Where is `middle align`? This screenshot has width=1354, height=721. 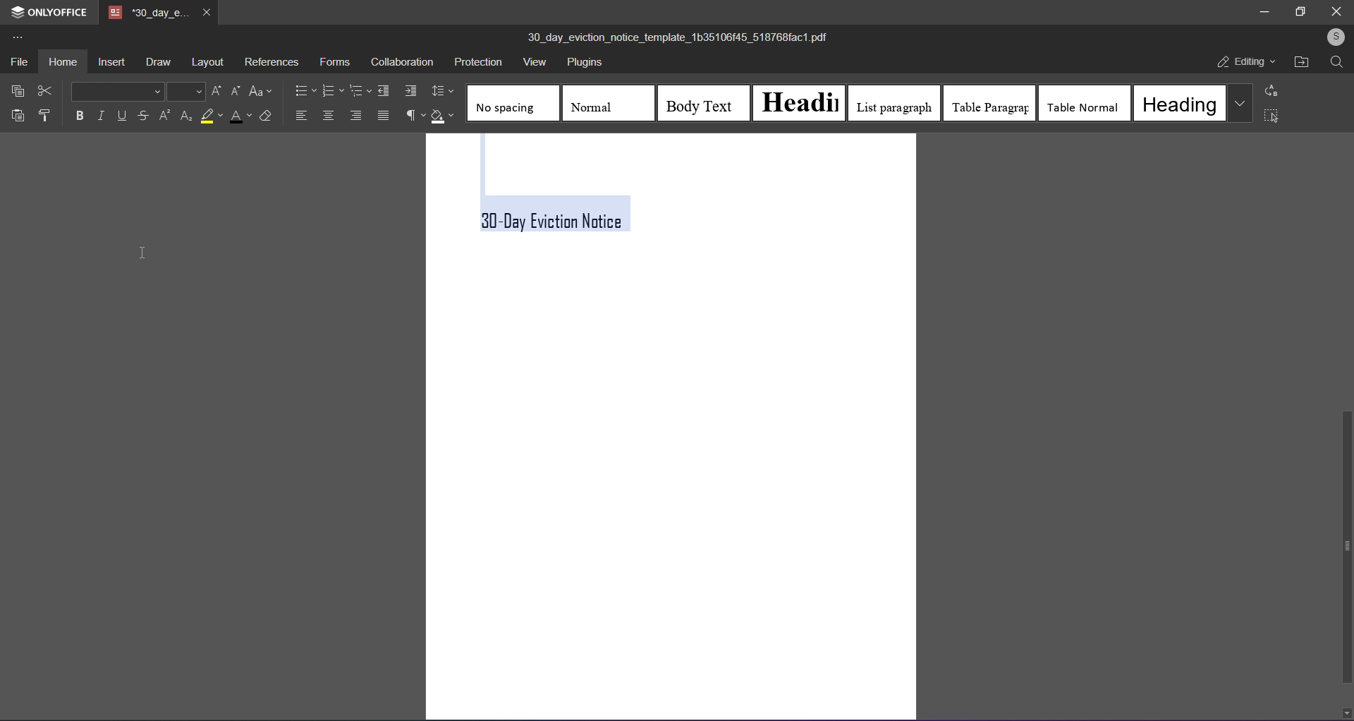
middle align is located at coordinates (329, 116).